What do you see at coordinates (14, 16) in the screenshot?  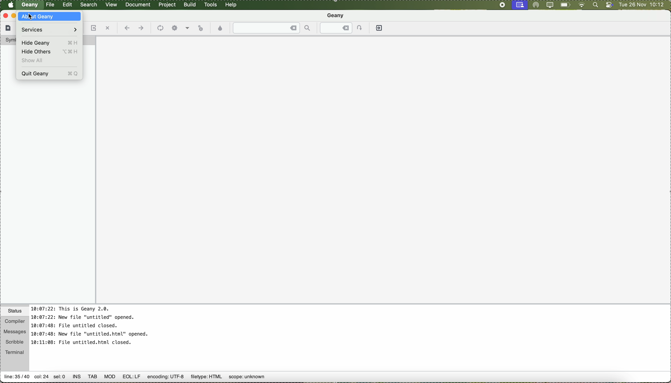 I see `minimize Geany` at bounding box center [14, 16].